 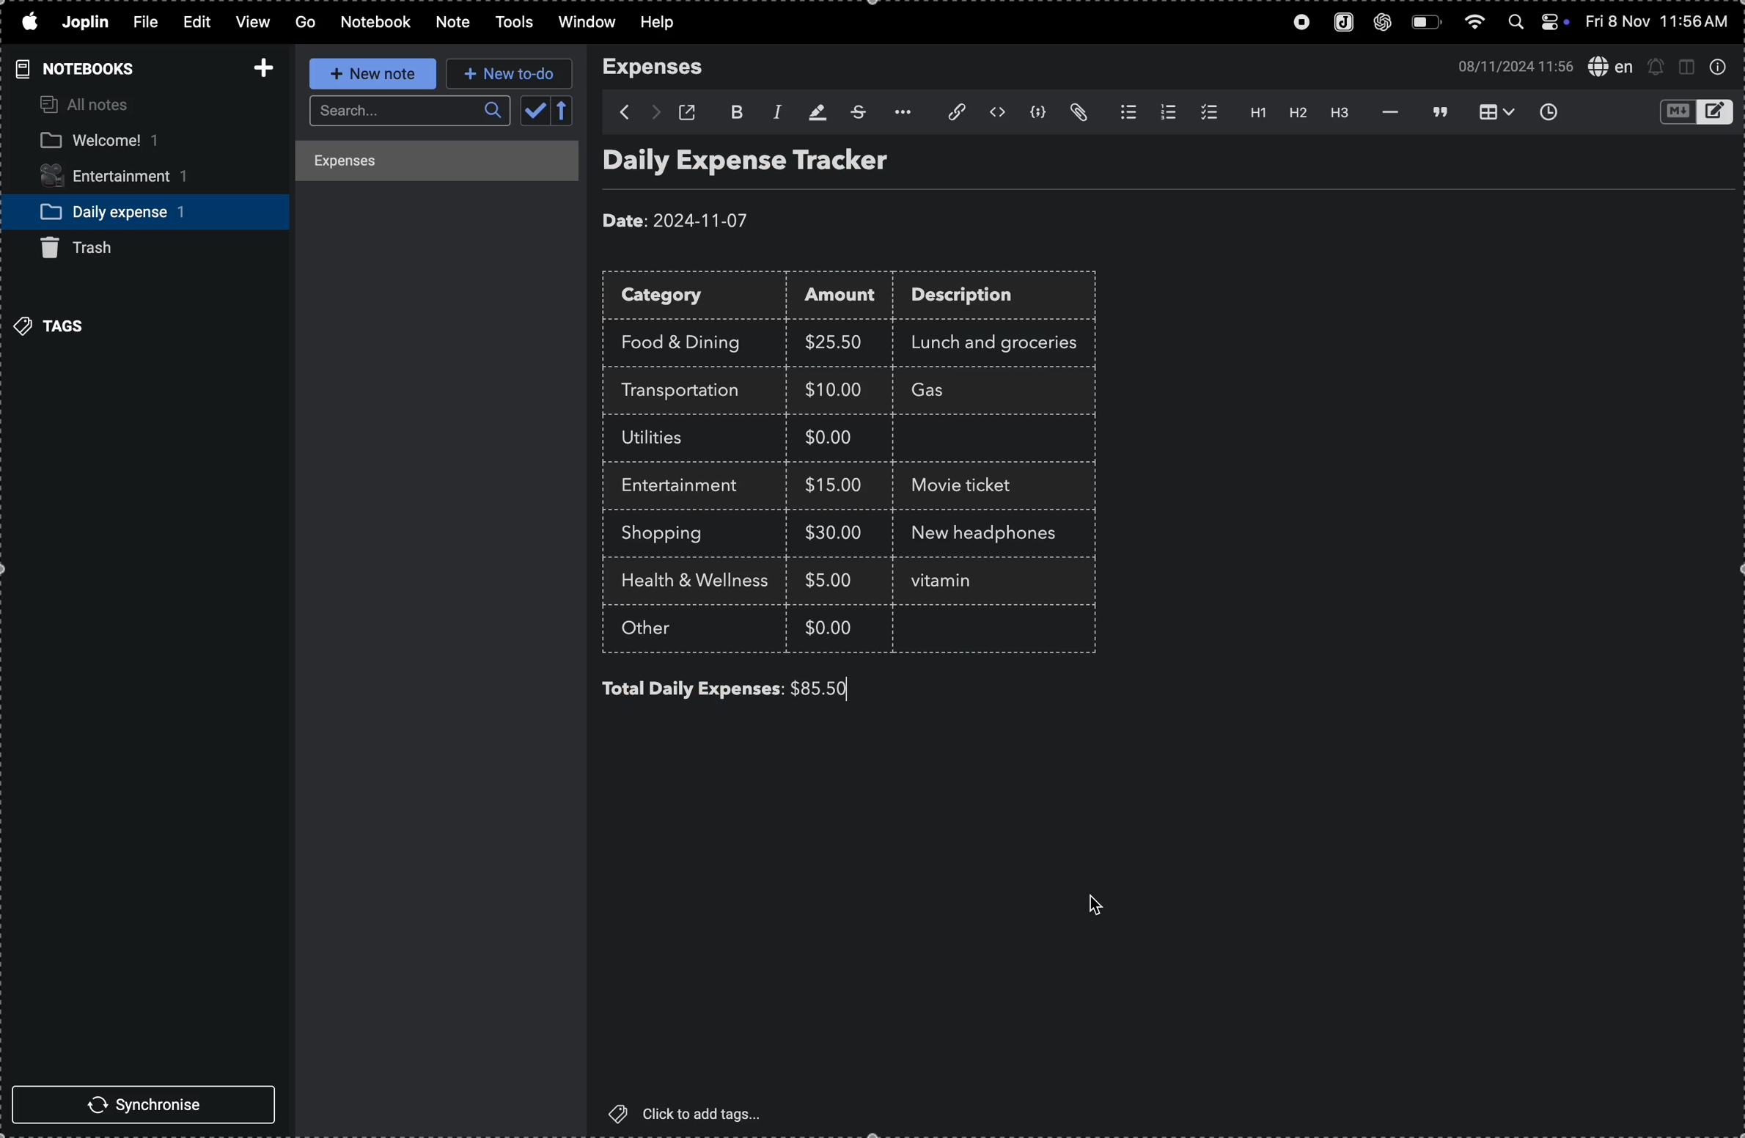 What do you see at coordinates (662, 67) in the screenshot?
I see `expenses` at bounding box center [662, 67].